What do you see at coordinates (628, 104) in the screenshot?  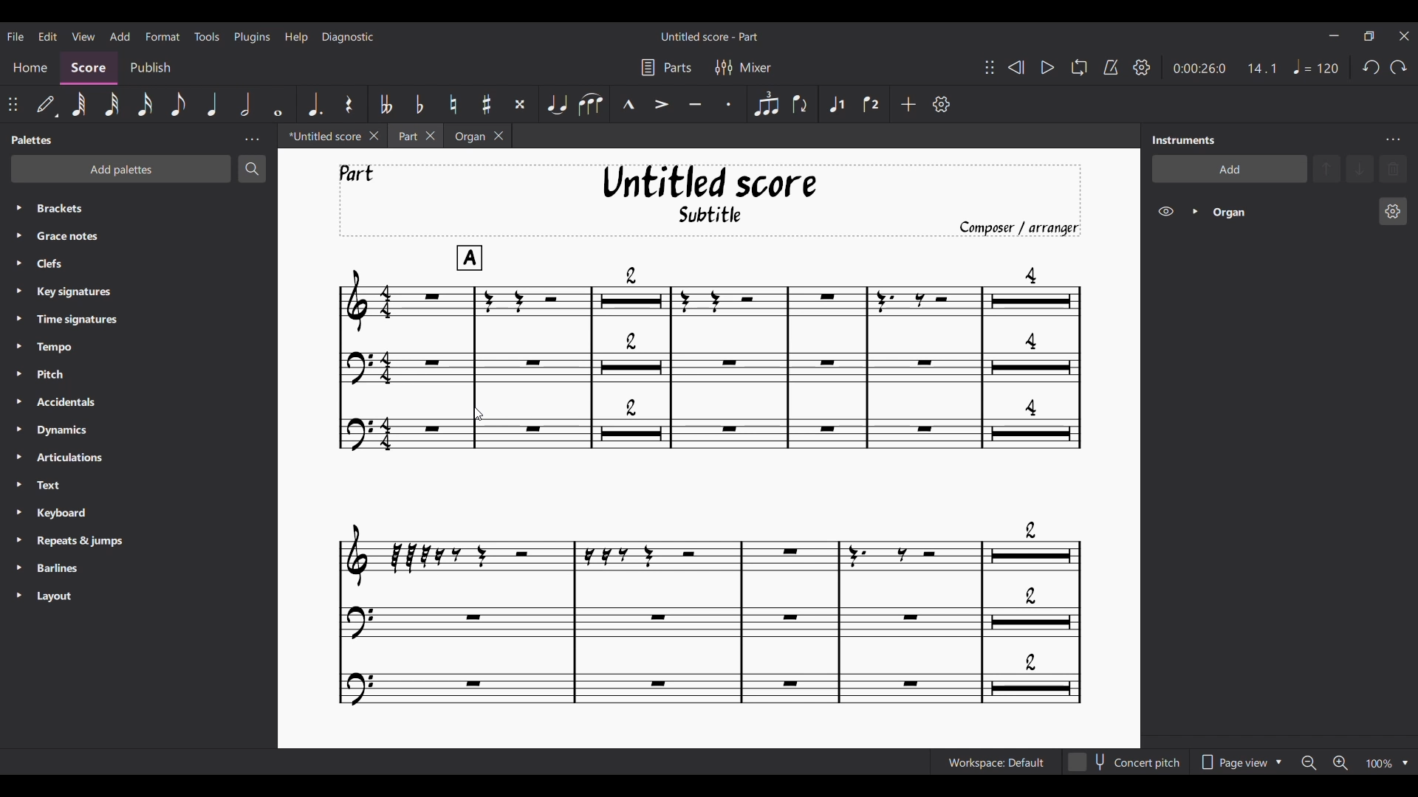 I see `Marcato` at bounding box center [628, 104].